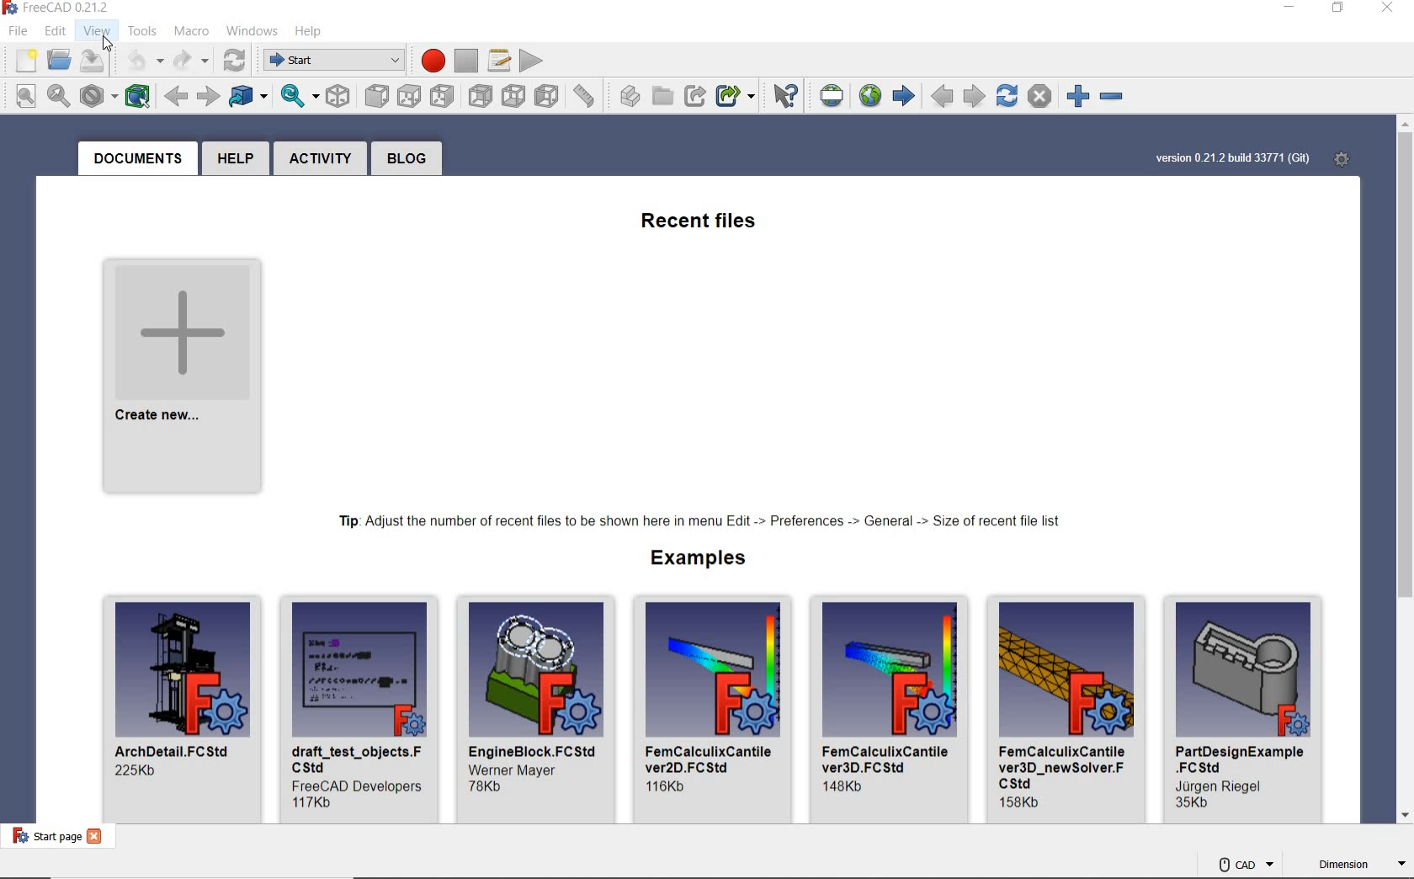 The height and width of the screenshot is (879, 1414). Describe the element at coordinates (715, 709) in the screenshot. I see `FemCalculix` at that location.